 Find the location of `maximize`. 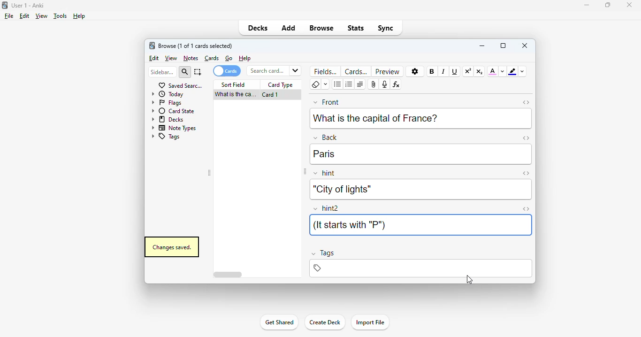

maximize is located at coordinates (608, 4).